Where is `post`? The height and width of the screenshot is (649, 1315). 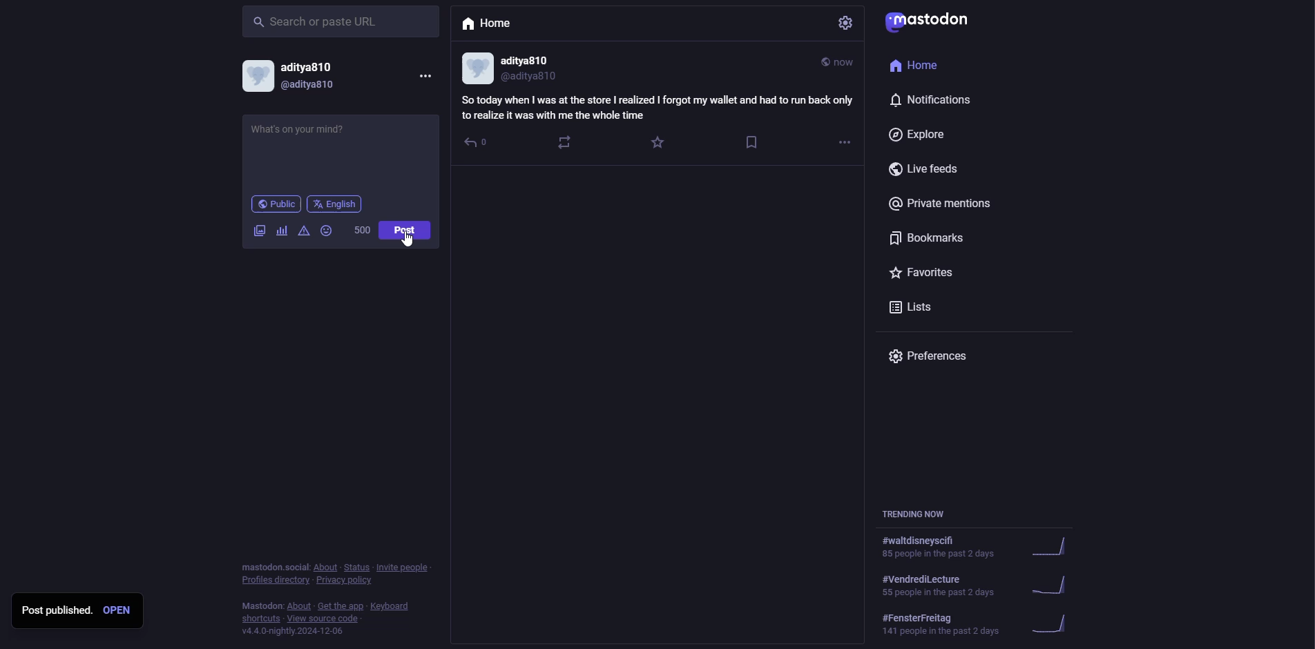
post is located at coordinates (404, 231).